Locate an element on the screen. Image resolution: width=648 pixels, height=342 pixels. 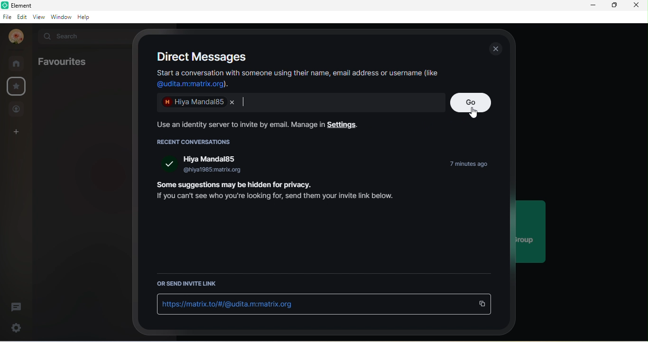
create a space is located at coordinates (17, 132).